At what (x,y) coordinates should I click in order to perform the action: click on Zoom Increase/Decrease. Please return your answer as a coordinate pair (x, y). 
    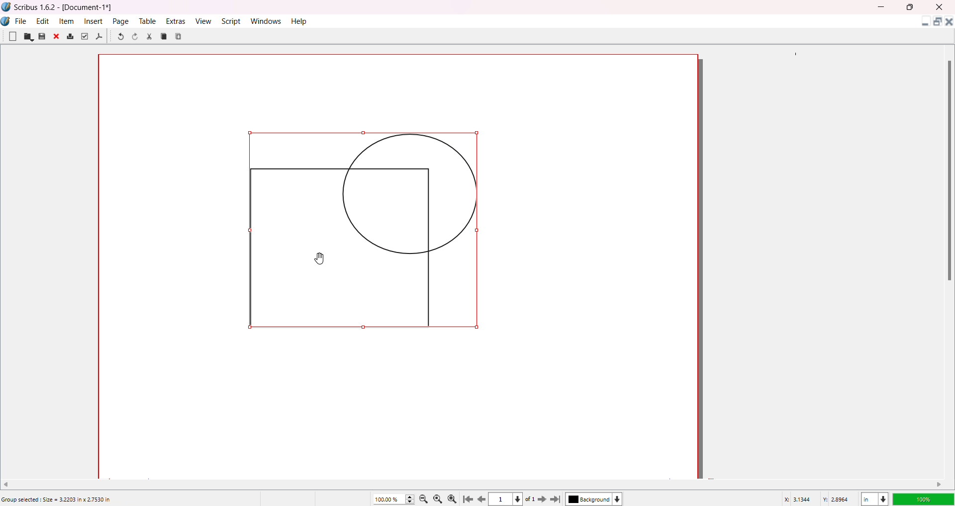
    Looking at the image, I should click on (411, 498).